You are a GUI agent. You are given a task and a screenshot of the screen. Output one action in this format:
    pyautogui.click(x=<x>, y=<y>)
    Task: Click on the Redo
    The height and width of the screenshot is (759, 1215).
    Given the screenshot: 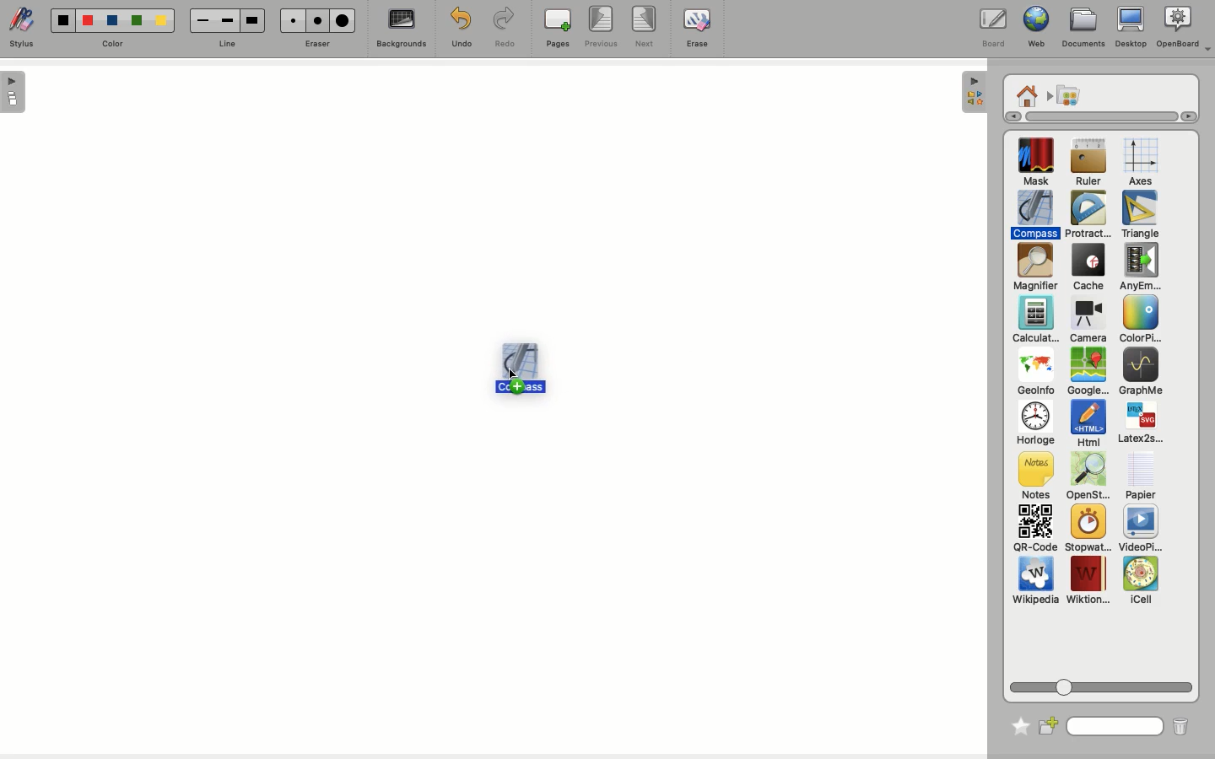 What is the action you would take?
    pyautogui.click(x=505, y=29)
    